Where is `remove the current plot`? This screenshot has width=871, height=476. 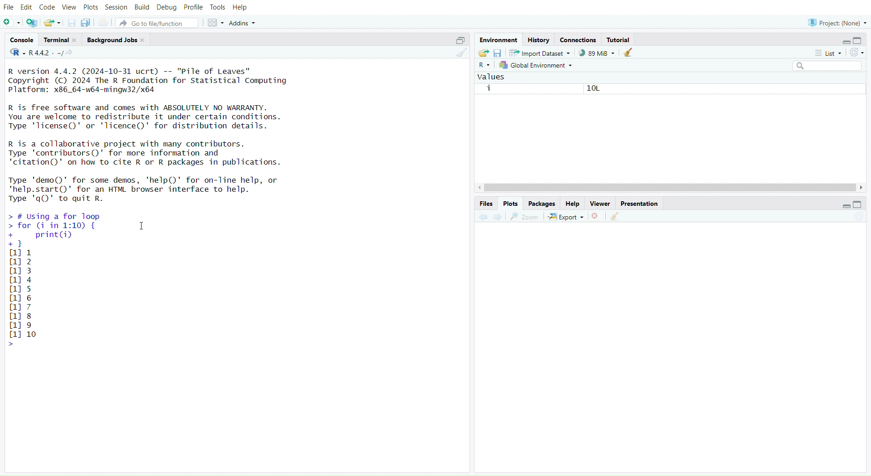 remove the current plot is located at coordinates (596, 217).